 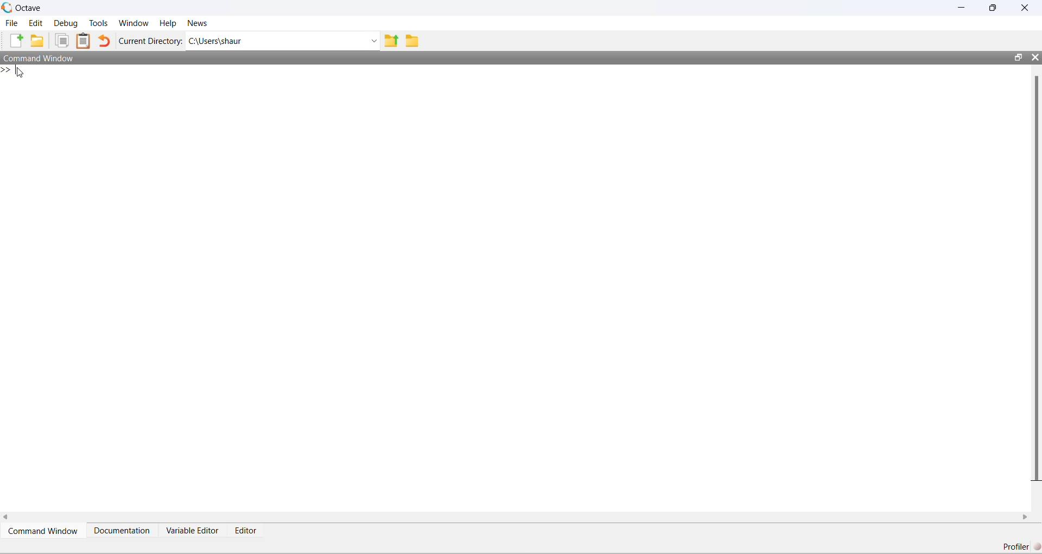 I want to click on Command Window, so click(x=44, y=530).